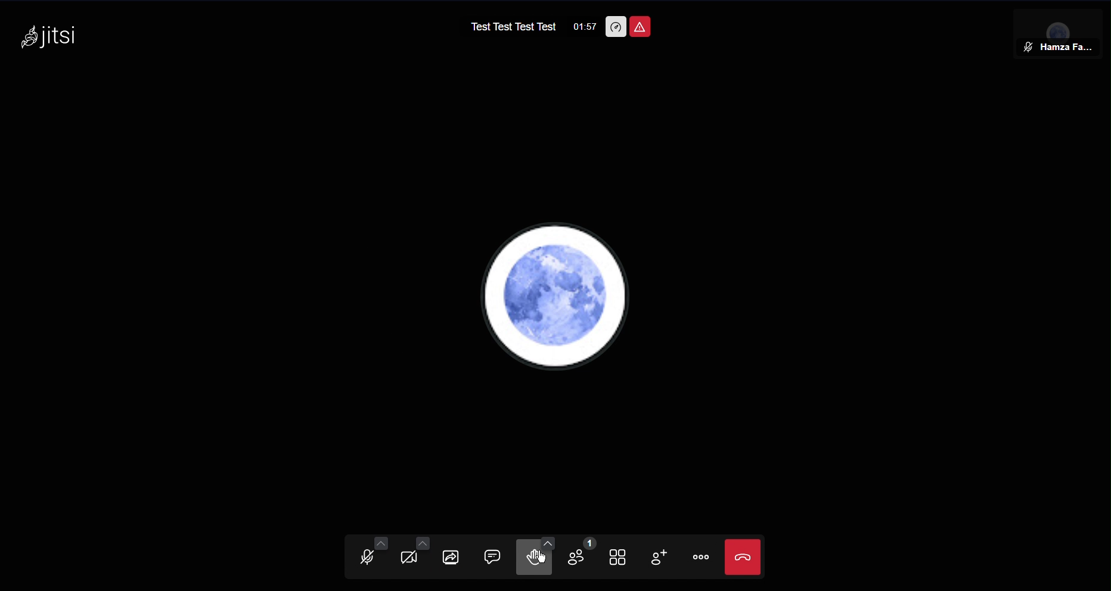 The image size is (1111, 591). Describe the element at coordinates (740, 559) in the screenshot. I see `Close` at that location.